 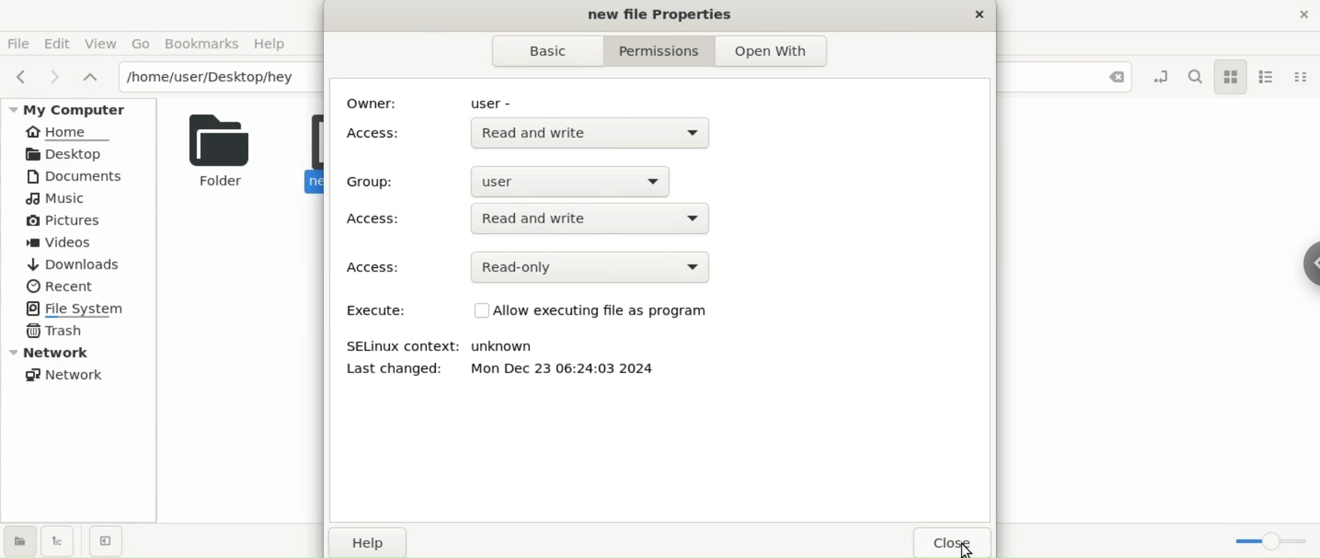 I want to click on Basic, so click(x=540, y=52).